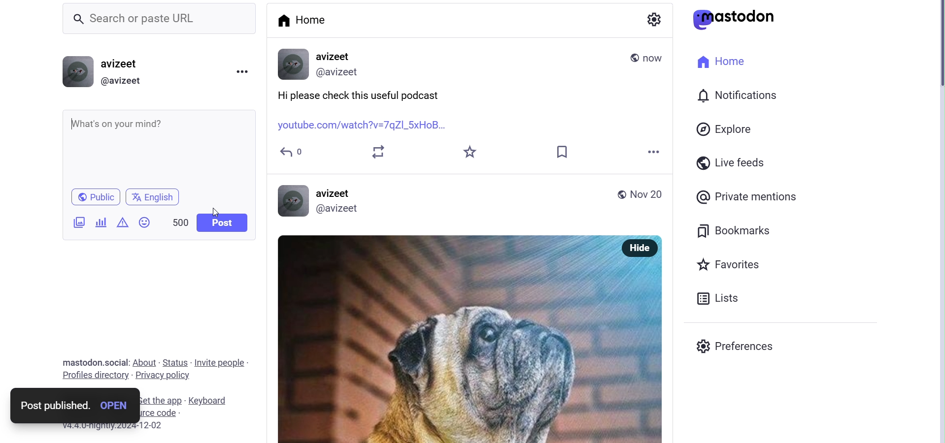  What do you see at coordinates (363, 109) in the screenshot?
I see `Hi please check this useful podcast
youtube.com/watch?v=7qZ|_5xHoB...` at bounding box center [363, 109].